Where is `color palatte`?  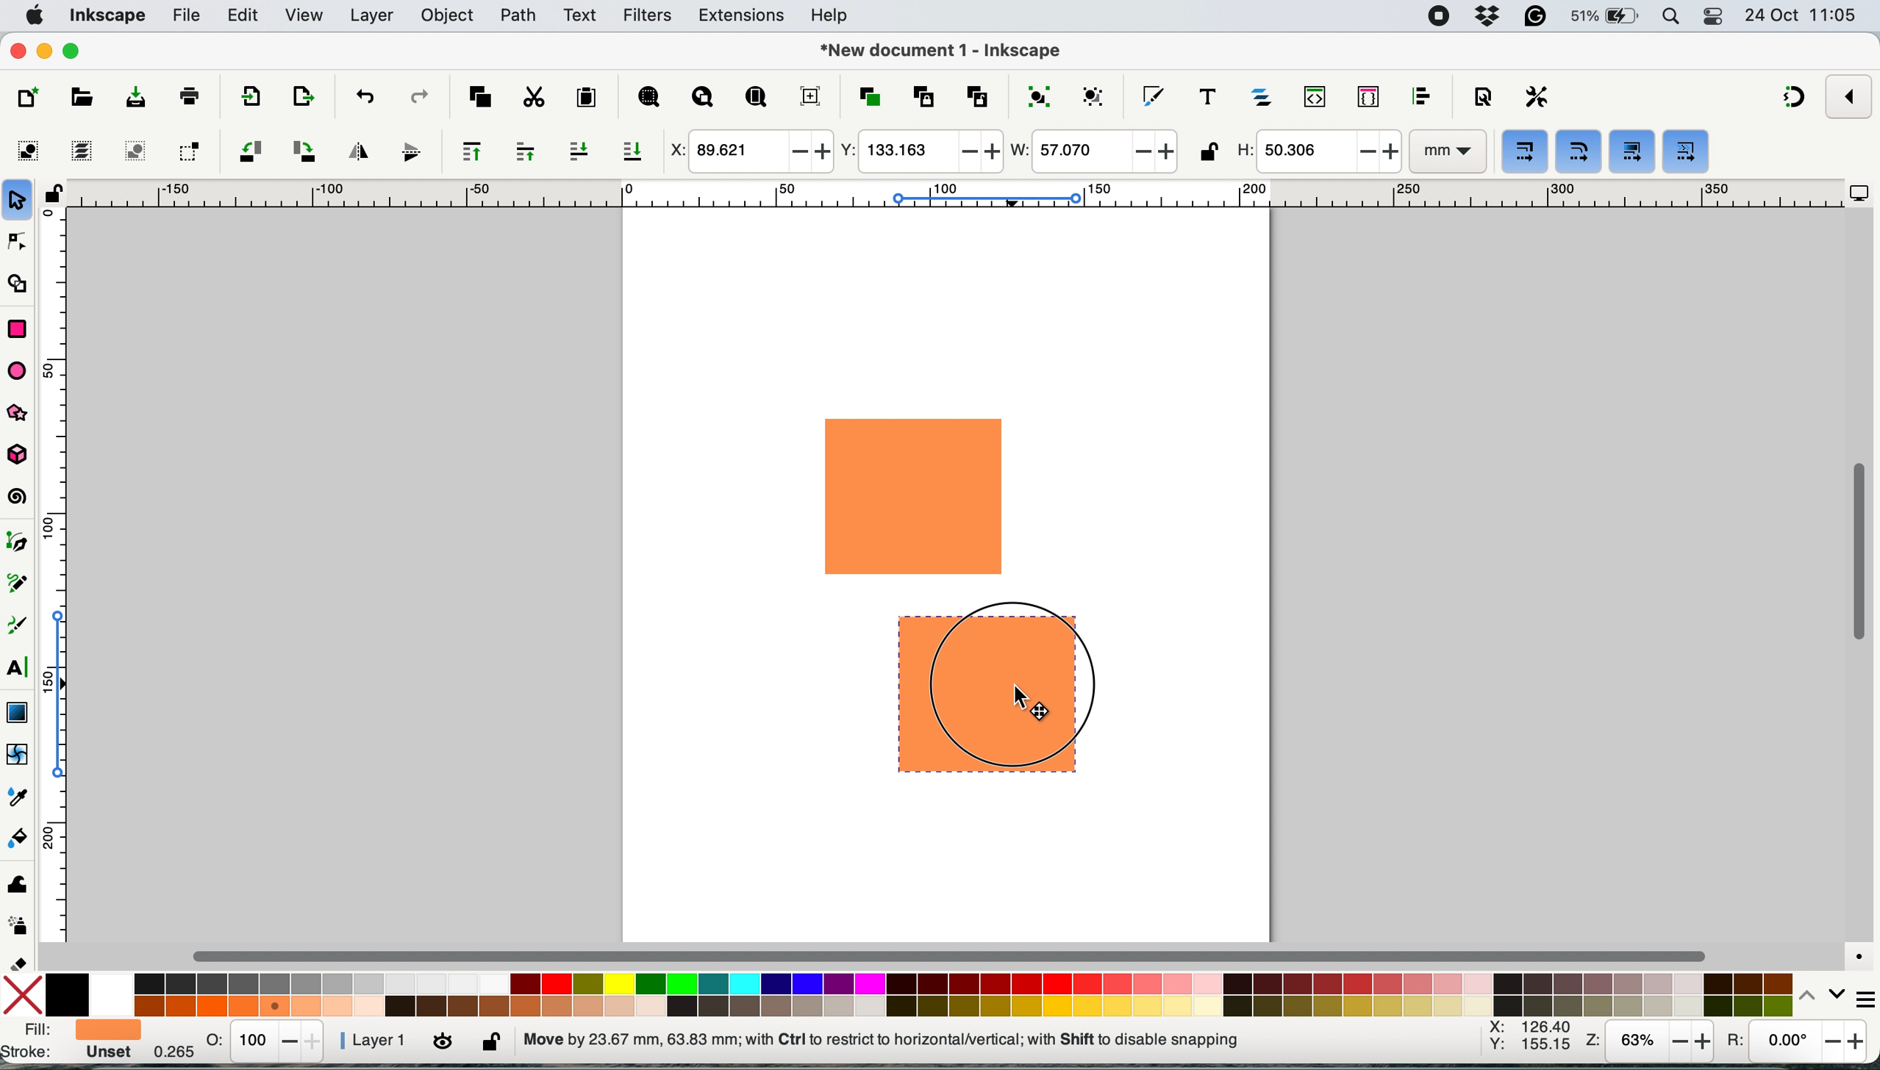 color palatte is located at coordinates (921, 992).